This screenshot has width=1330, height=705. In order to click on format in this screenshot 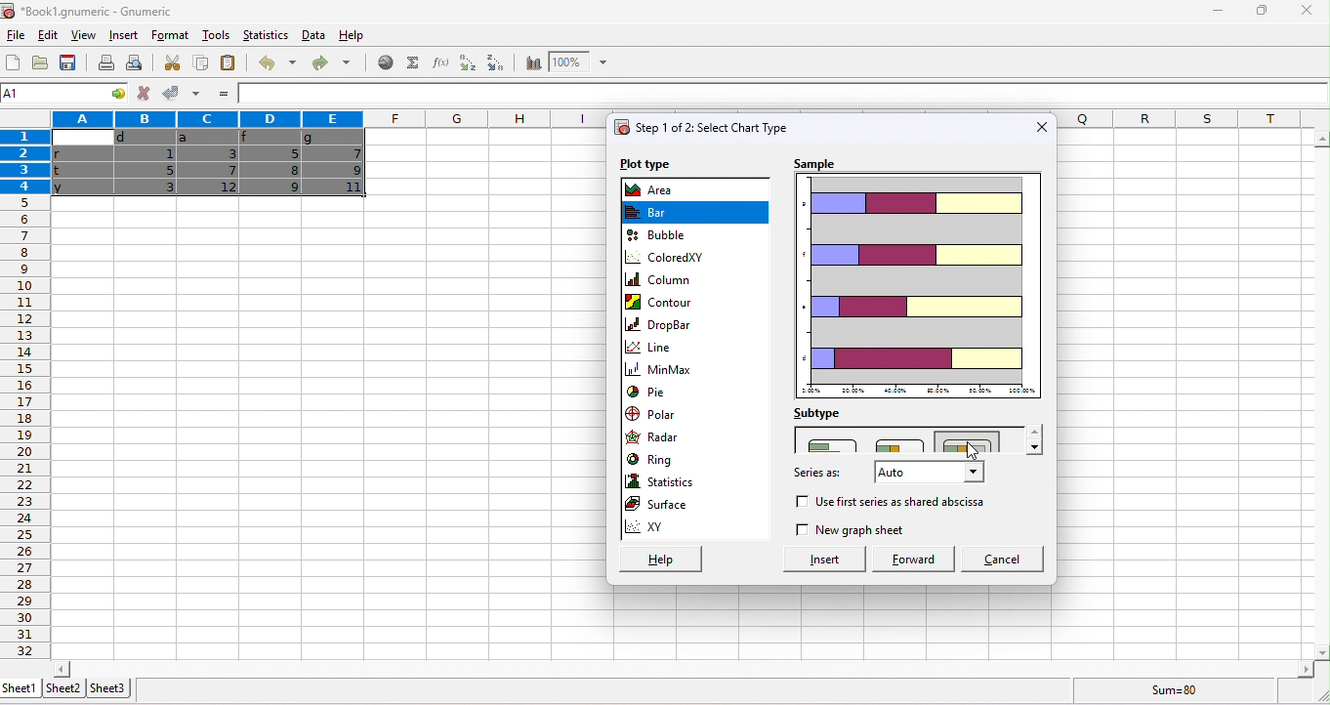, I will do `click(171, 35)`.